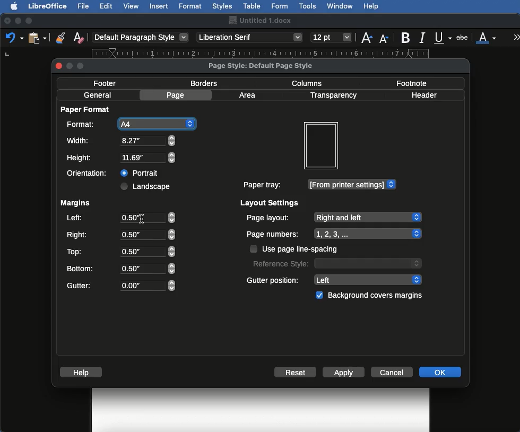 This screenshot has width=520, height=432. I want to click on Page, so click(177, 95).